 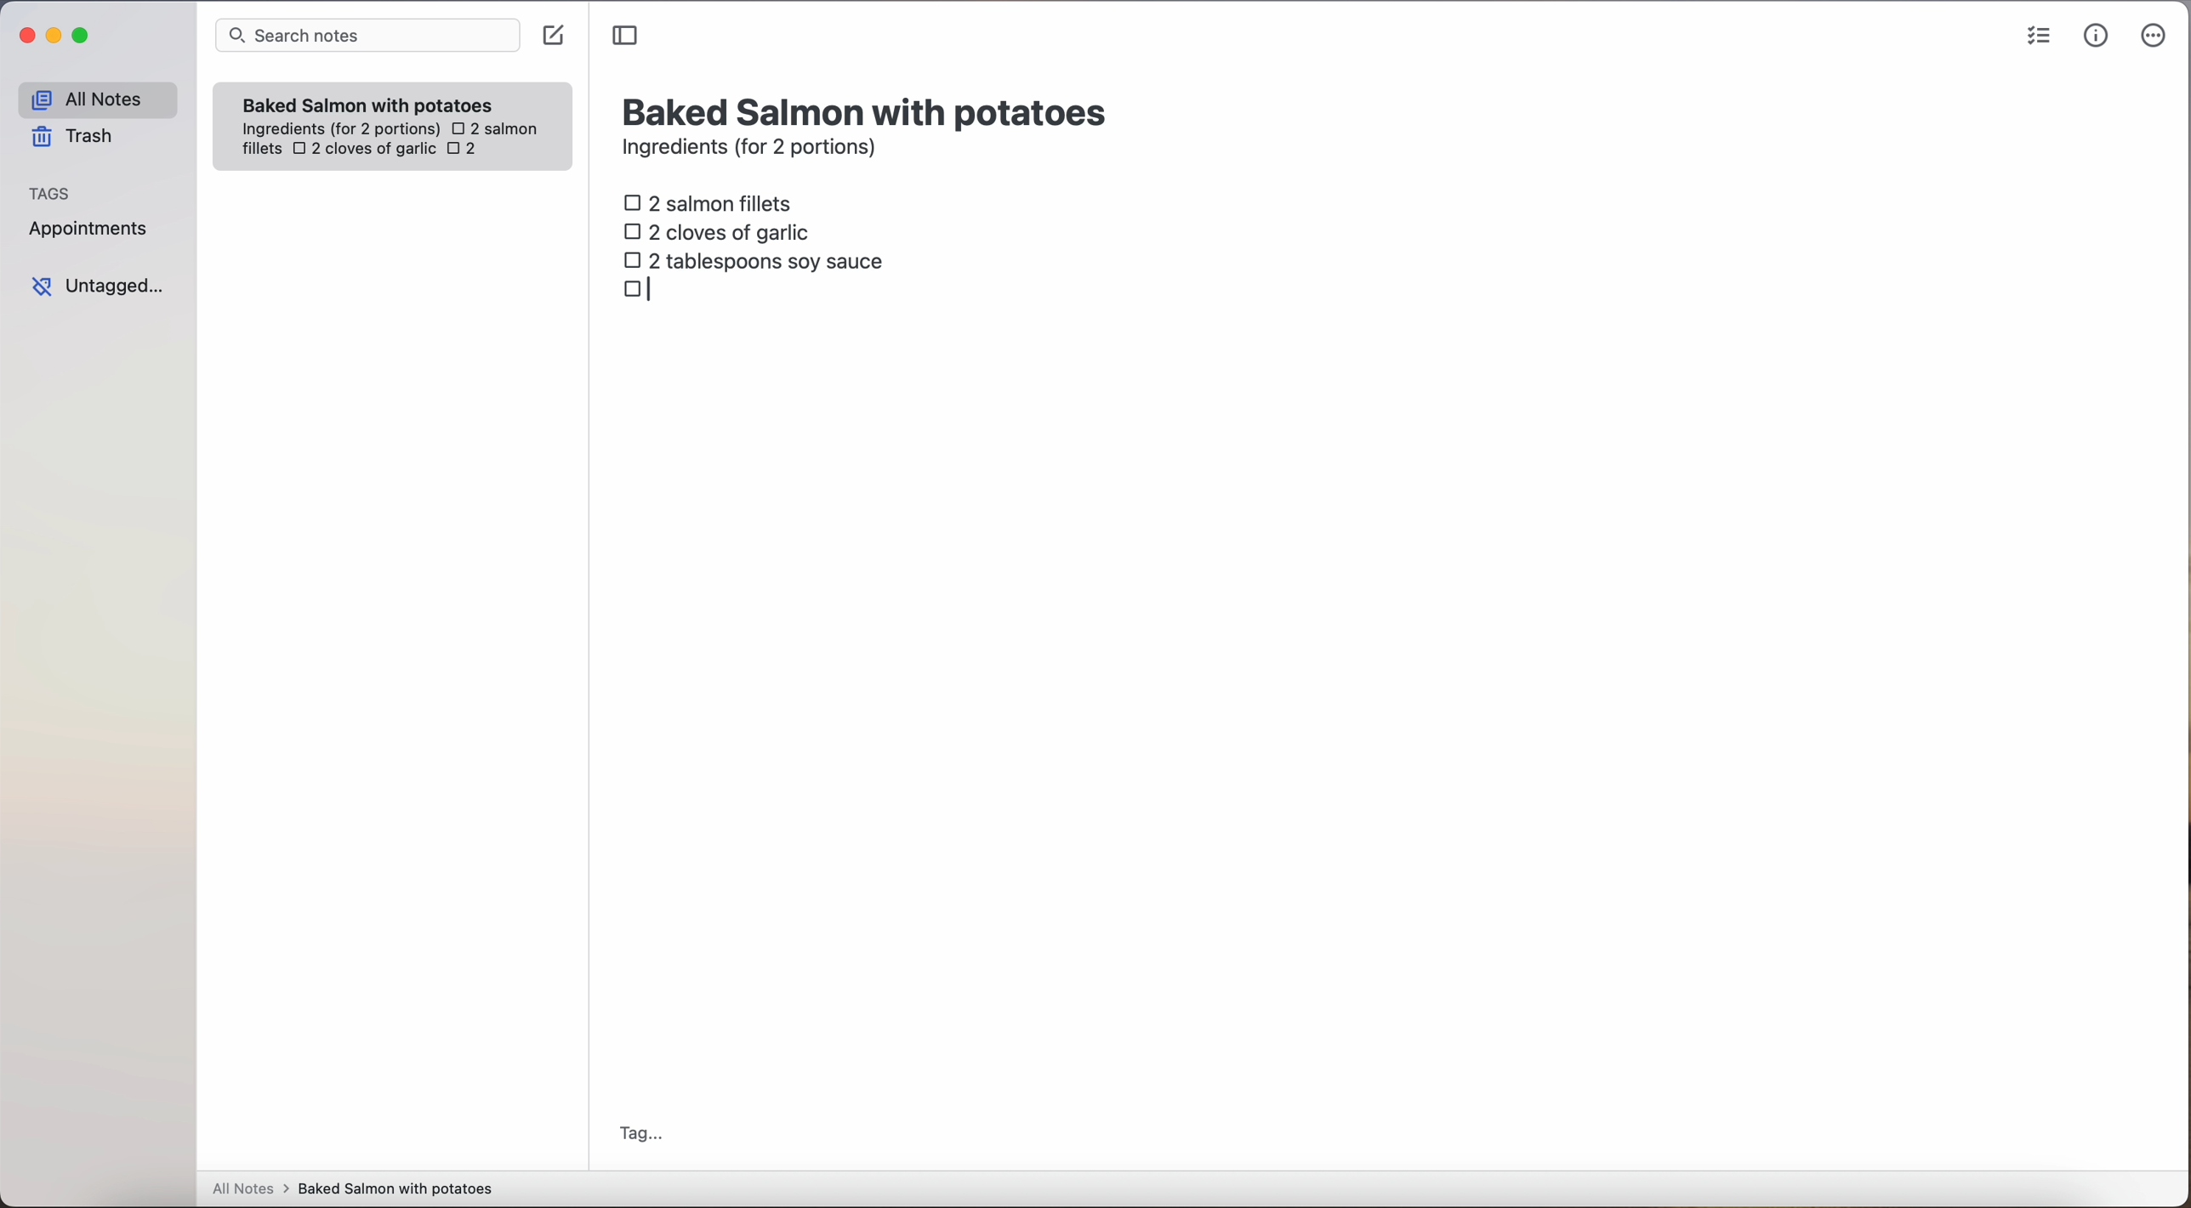 I want to click on all notes, so click(x=97, y=99).